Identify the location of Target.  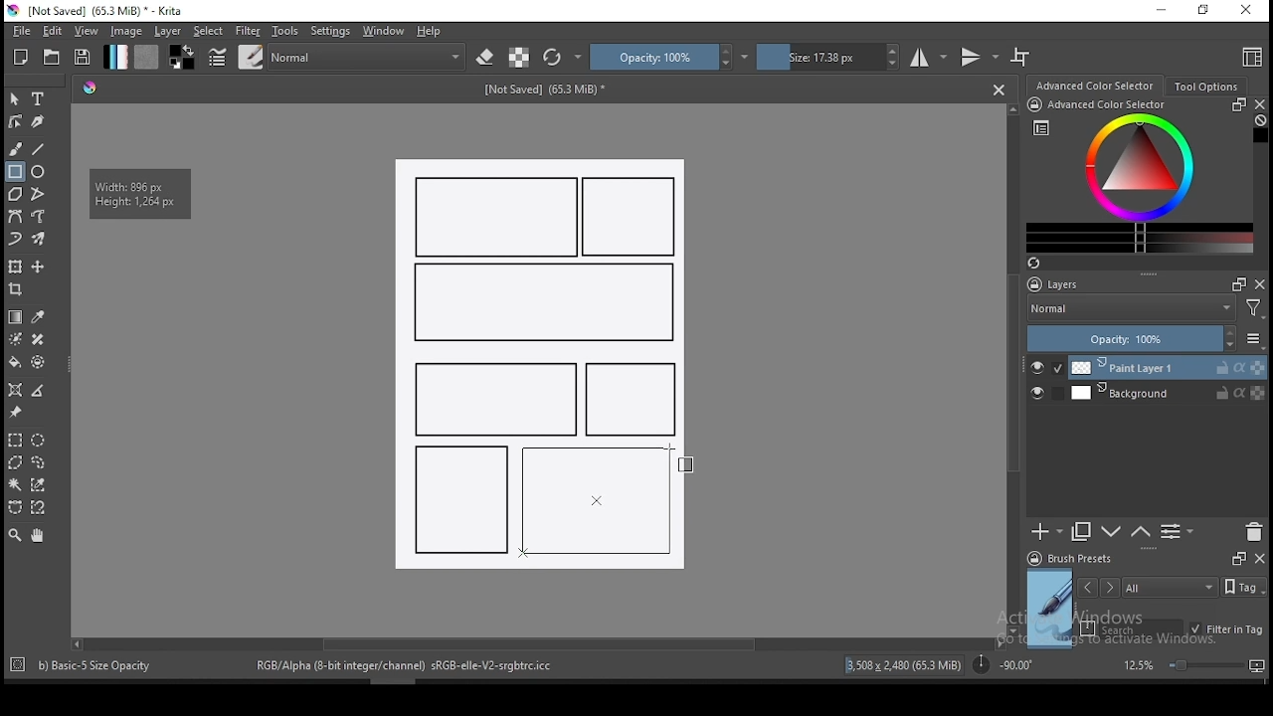
(19, 665).